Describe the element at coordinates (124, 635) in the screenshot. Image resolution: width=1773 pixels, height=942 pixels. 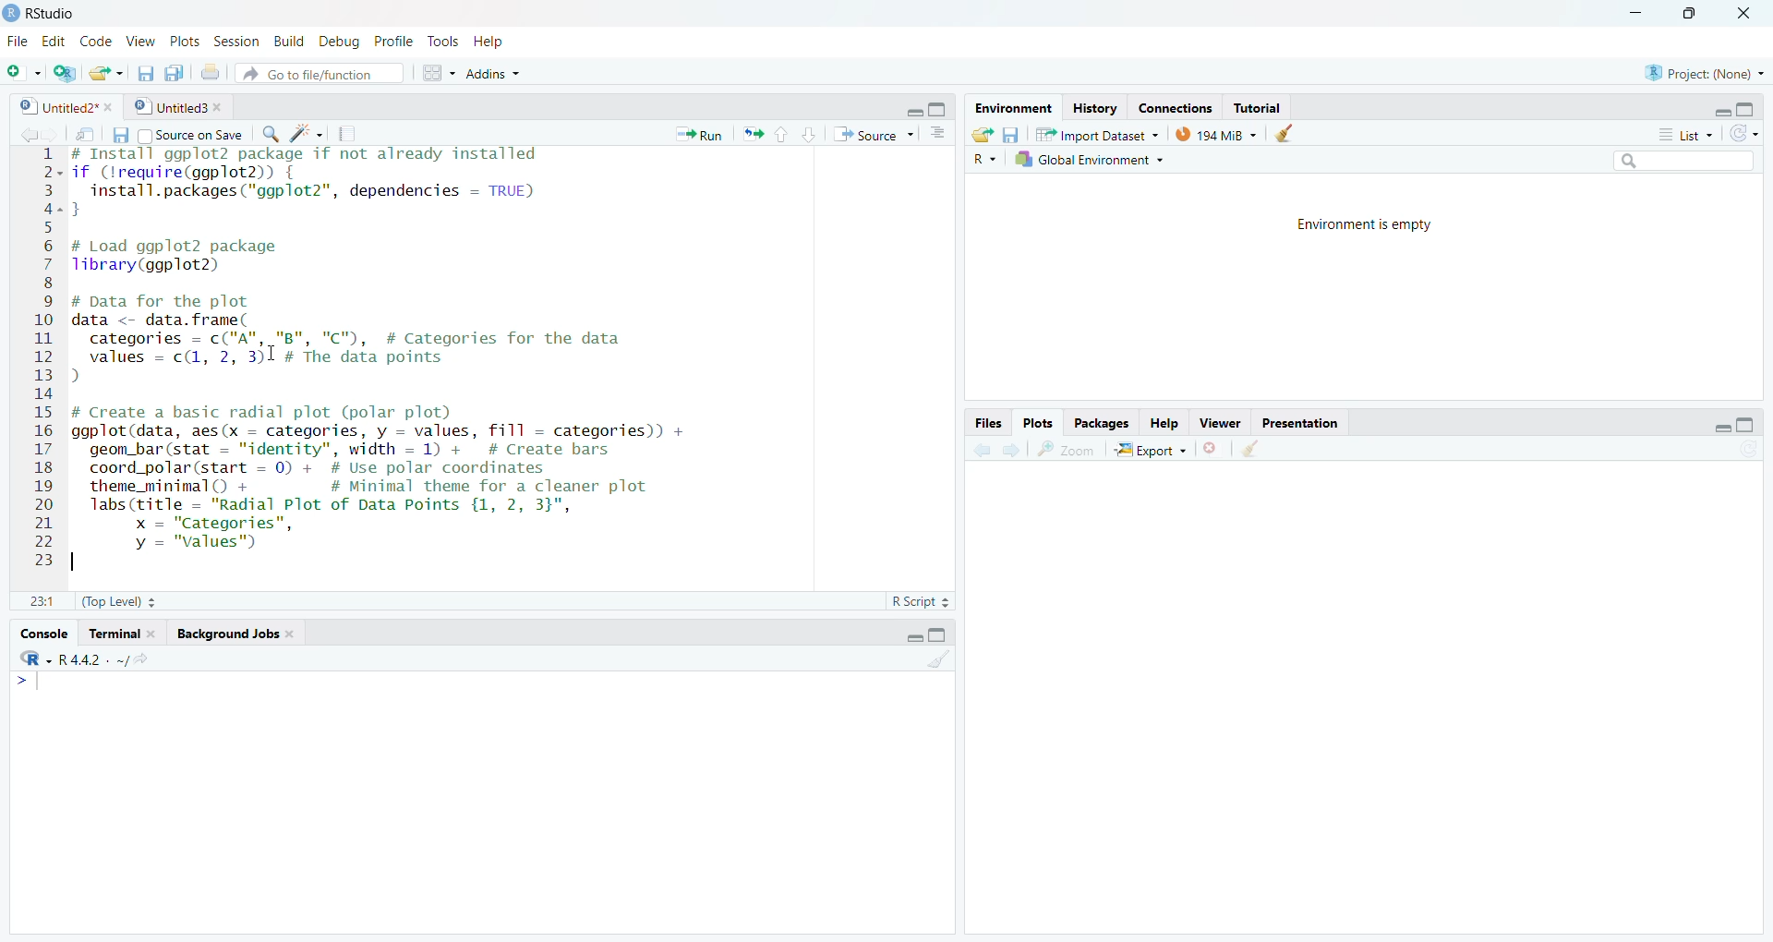
I see `Terminal` at that location.